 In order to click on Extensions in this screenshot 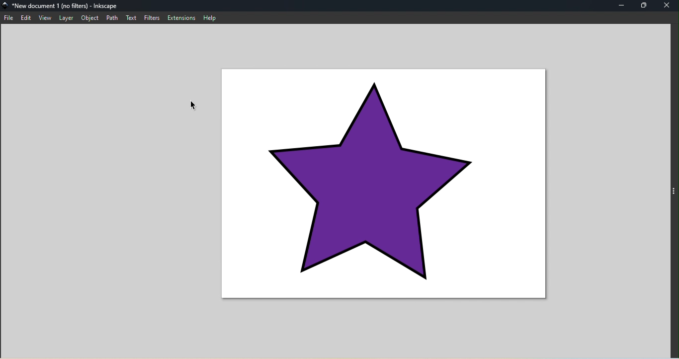, I will do `click(181, 17)`.